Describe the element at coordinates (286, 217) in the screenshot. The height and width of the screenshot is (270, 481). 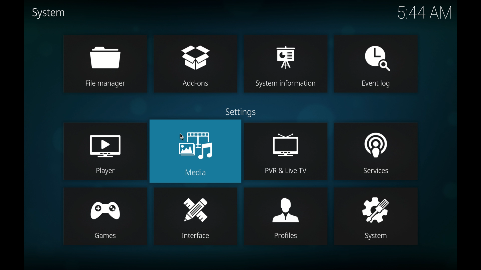
I see `profiles` at that location.